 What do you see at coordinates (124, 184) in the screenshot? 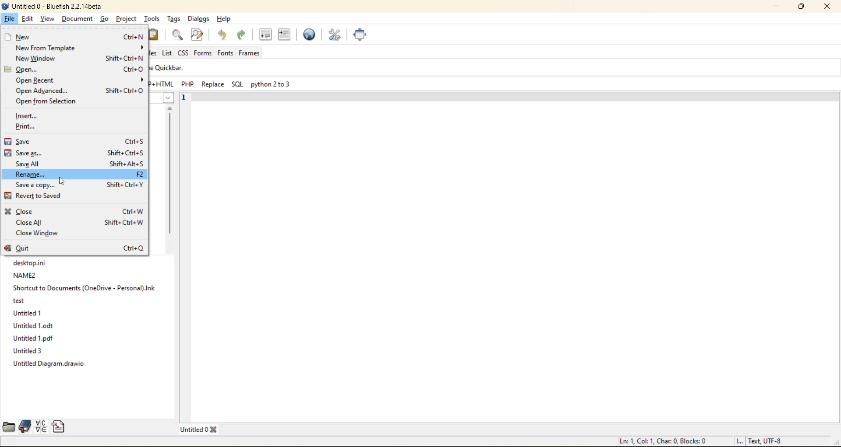
I see `Shifts Ctrl+Y` at bounding box center [124, 184].